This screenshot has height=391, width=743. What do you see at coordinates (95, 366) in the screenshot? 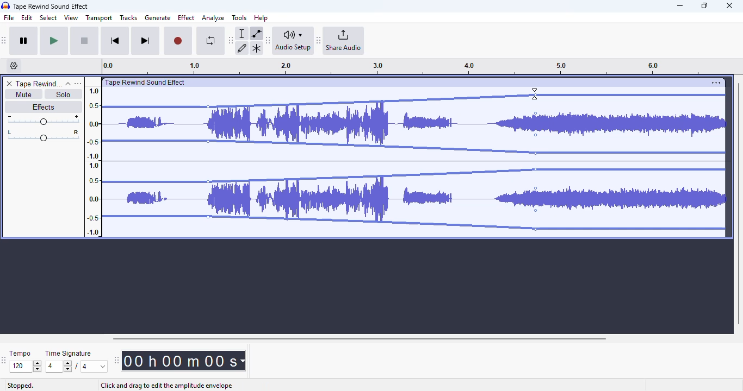
I see `Max. time signature options` at bounding box center [95, 366].